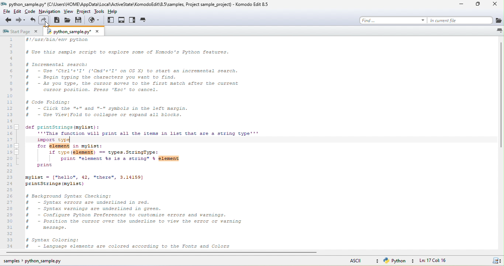 The height and width of the screenshot is (266, 504). Describe the element at coordinates (38, 261) in the screenshot. I see `file path` at that location.